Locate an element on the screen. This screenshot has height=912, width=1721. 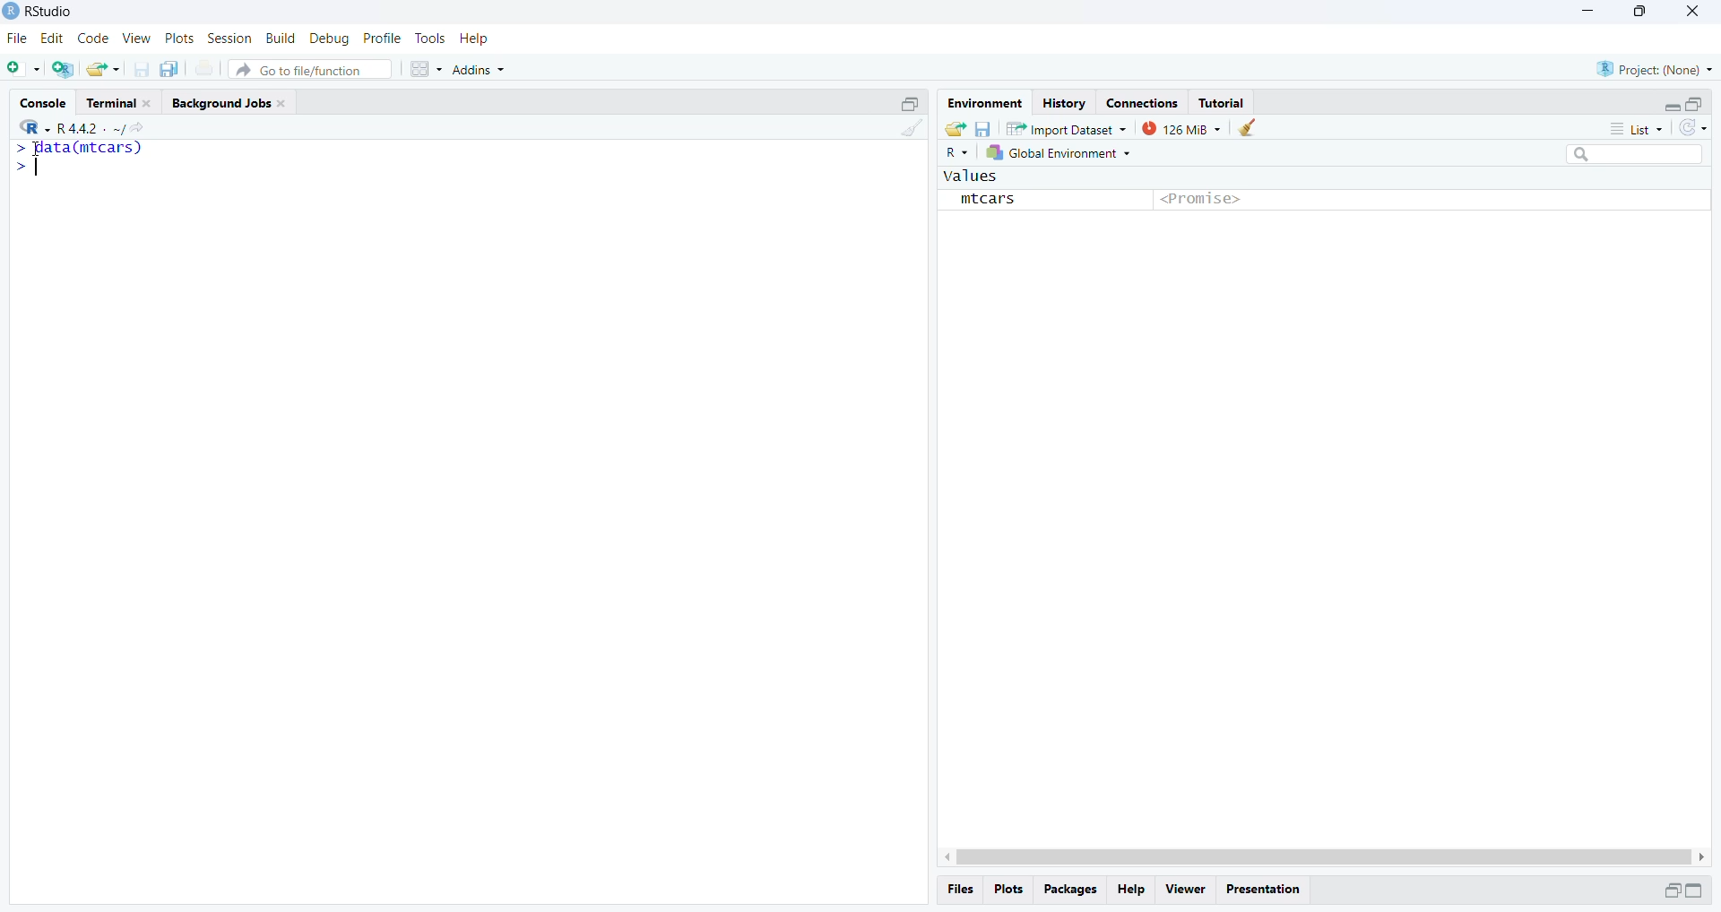
cursor is located at coordinates (33, 151).